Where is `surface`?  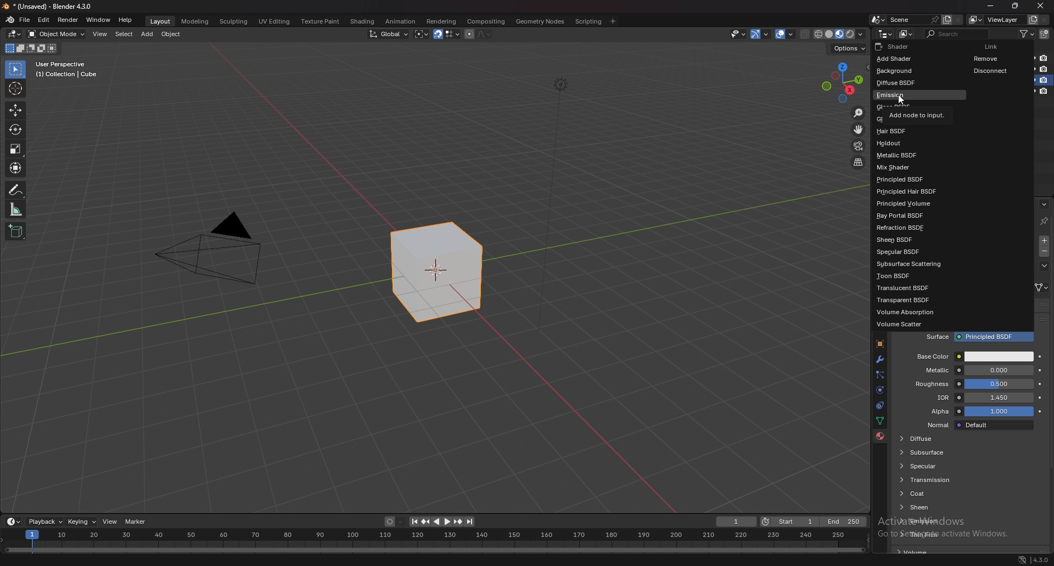
surface is located at coordinates (980, 337).